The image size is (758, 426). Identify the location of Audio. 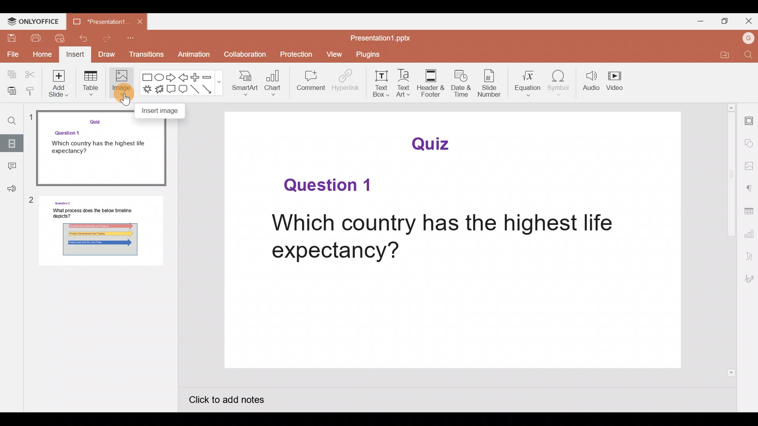
(590, 80).